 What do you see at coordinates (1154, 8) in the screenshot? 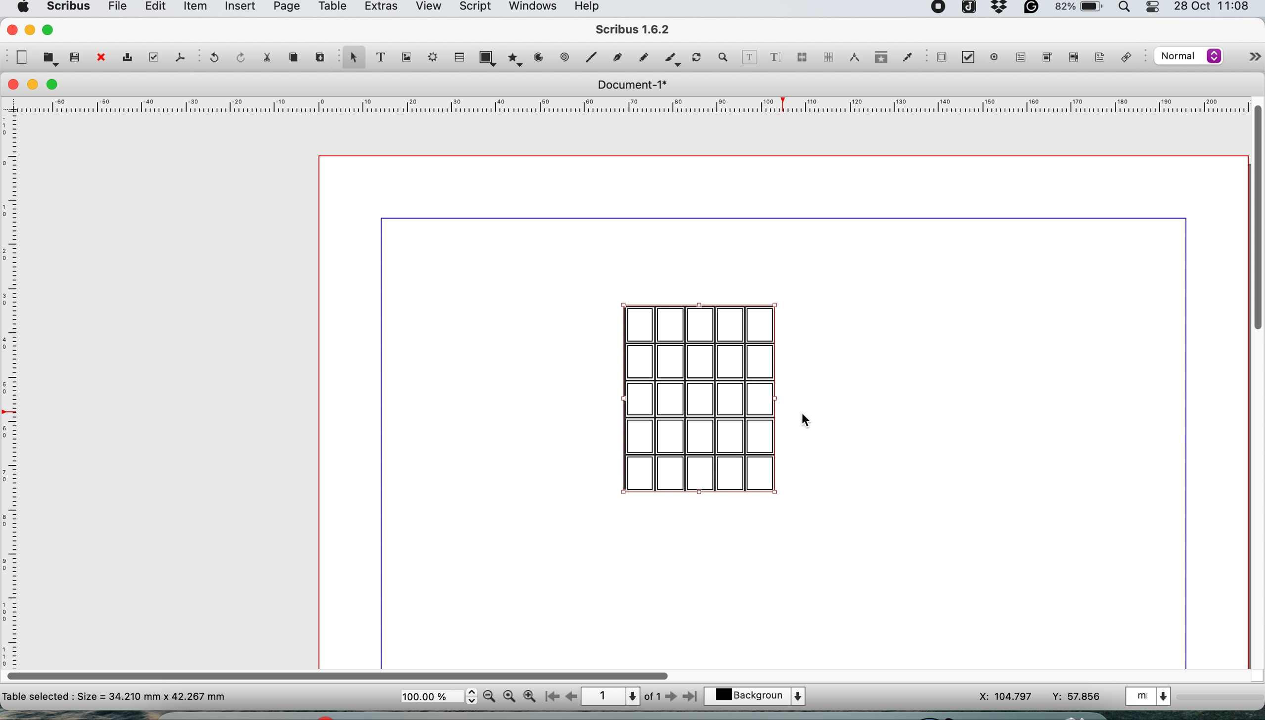
I see `control center` at bounding box center [1154, 8].